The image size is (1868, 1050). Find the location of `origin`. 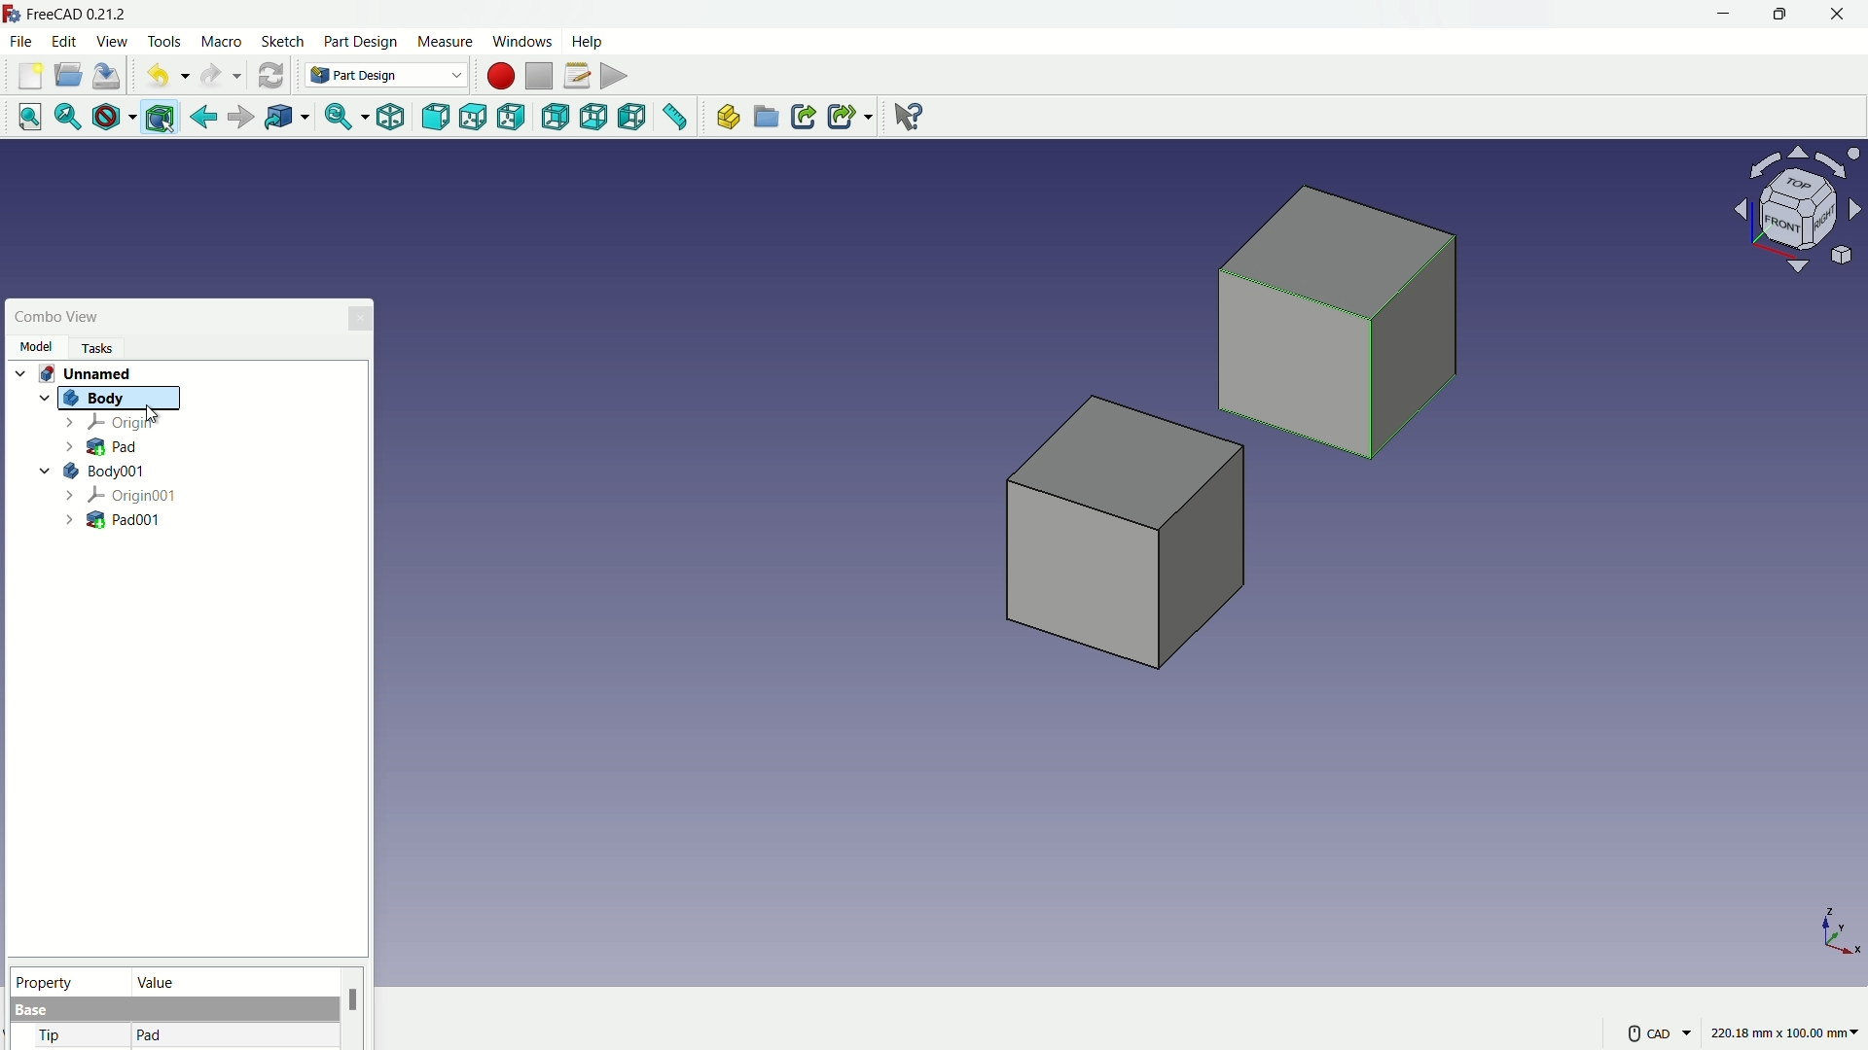

origin is located at coordinates (126, 422).